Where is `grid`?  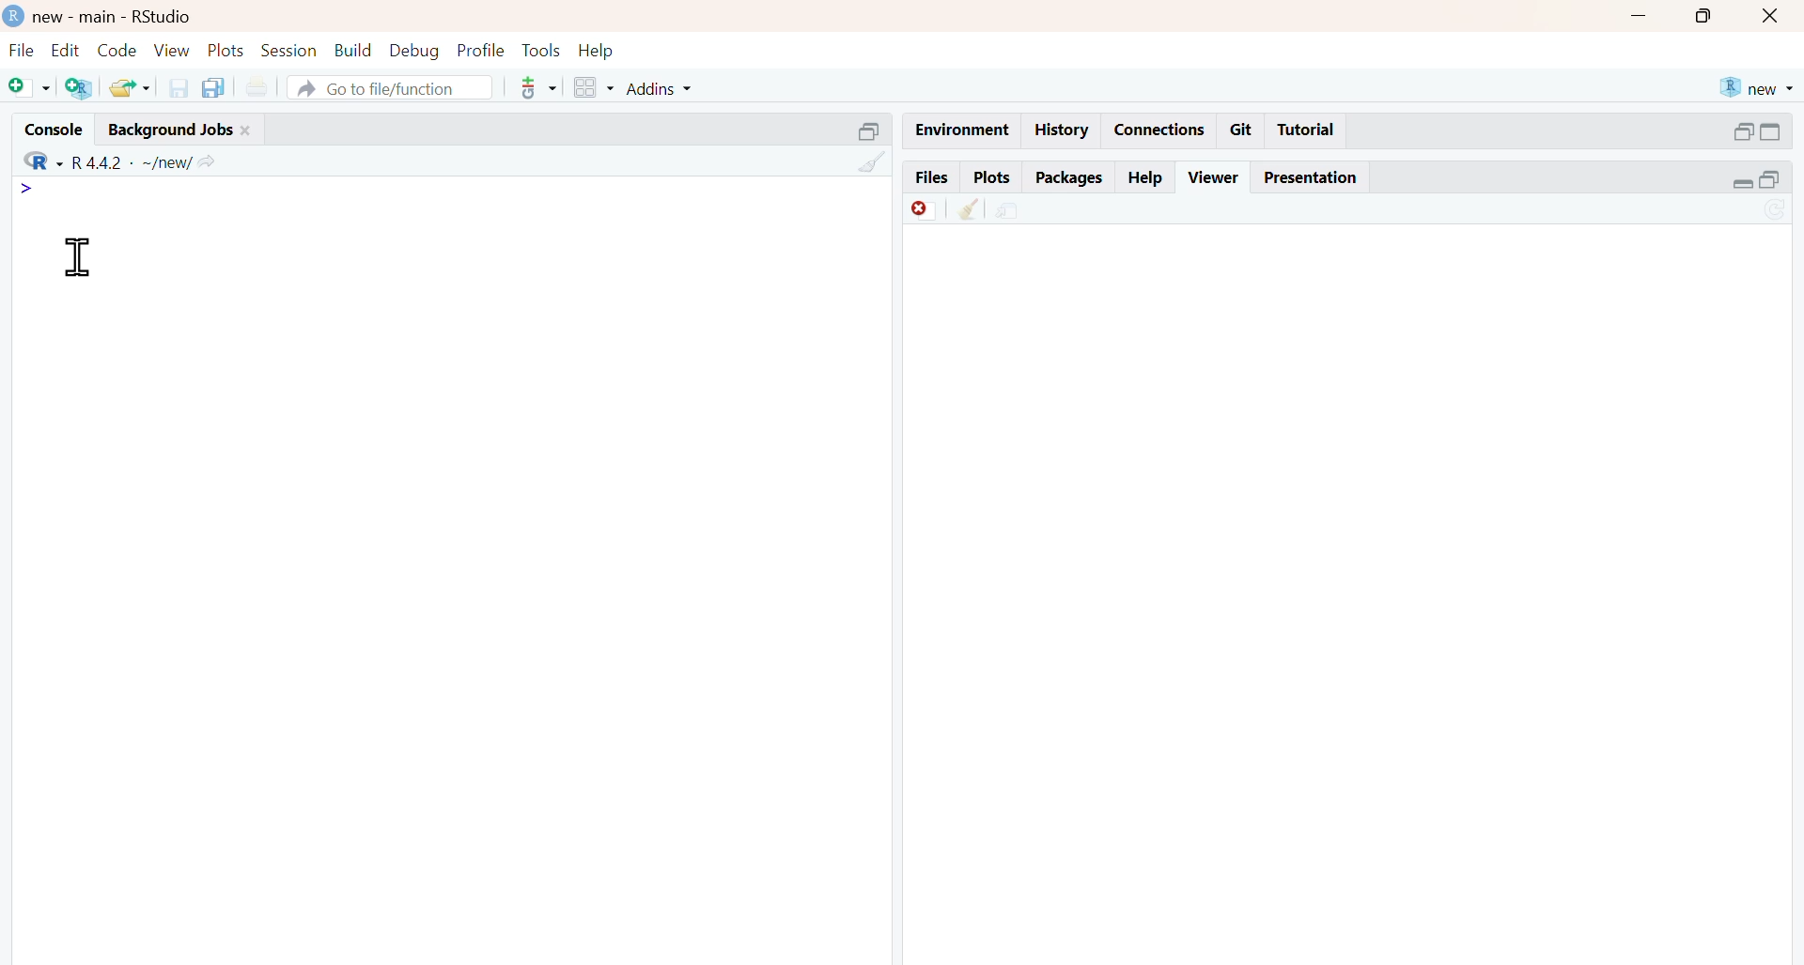
grid is located at coordinates (596, 87).